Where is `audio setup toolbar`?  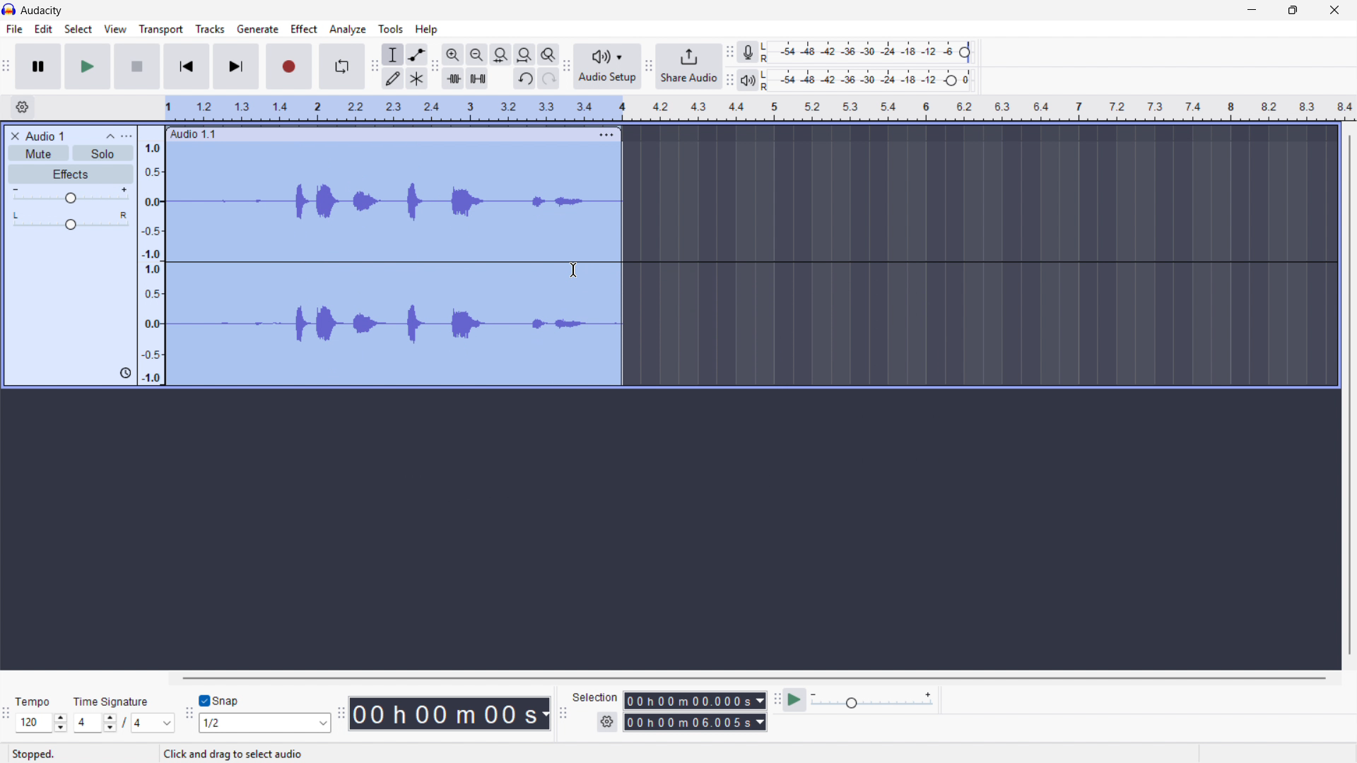 audio setup toolbar is located at coordinates (566, 68).